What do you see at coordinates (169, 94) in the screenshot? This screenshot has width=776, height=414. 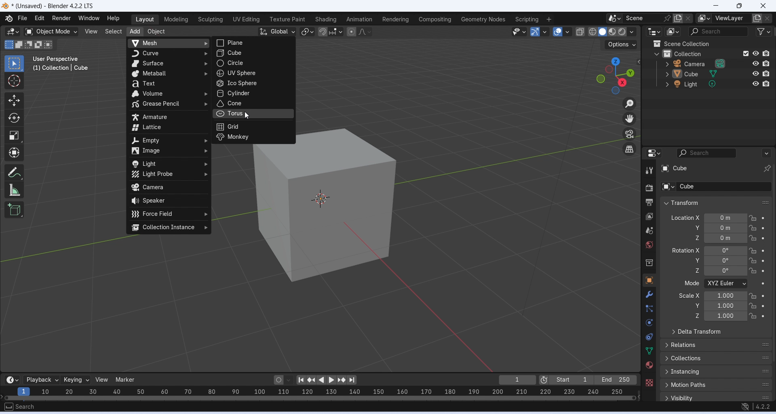 I see `volume` at bounding box center [169, 94].